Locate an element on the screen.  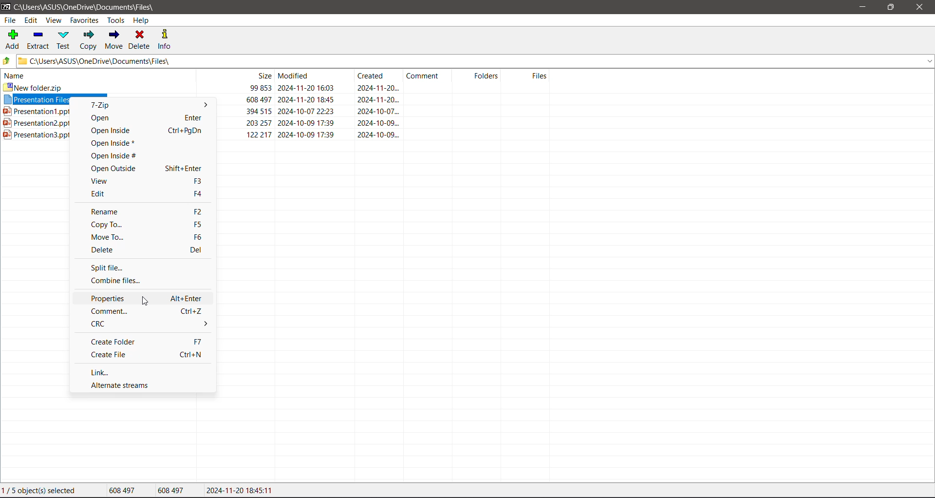
Minimize is located at coordinates (863, 6).